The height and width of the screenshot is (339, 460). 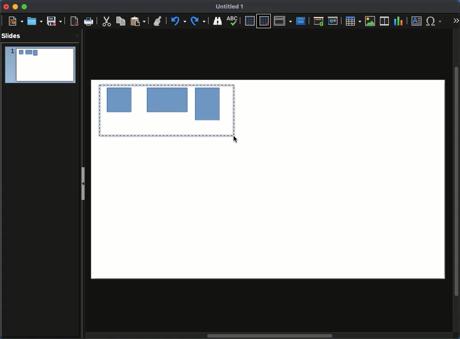 I want to click on Table, so click(x=354, y=21).